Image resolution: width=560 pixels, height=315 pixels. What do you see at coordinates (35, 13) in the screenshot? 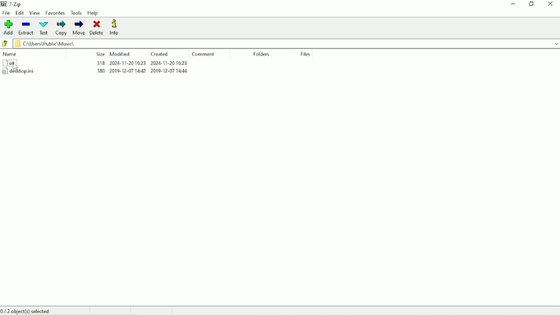
I see `View` at bounding box center [35, 13].